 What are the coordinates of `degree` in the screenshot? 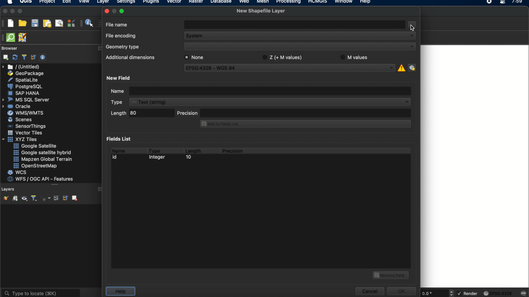 It's located at (433, 293).